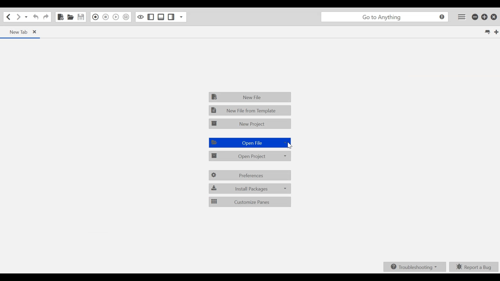  I want to click on Go Forward one location, so click(18, 17).